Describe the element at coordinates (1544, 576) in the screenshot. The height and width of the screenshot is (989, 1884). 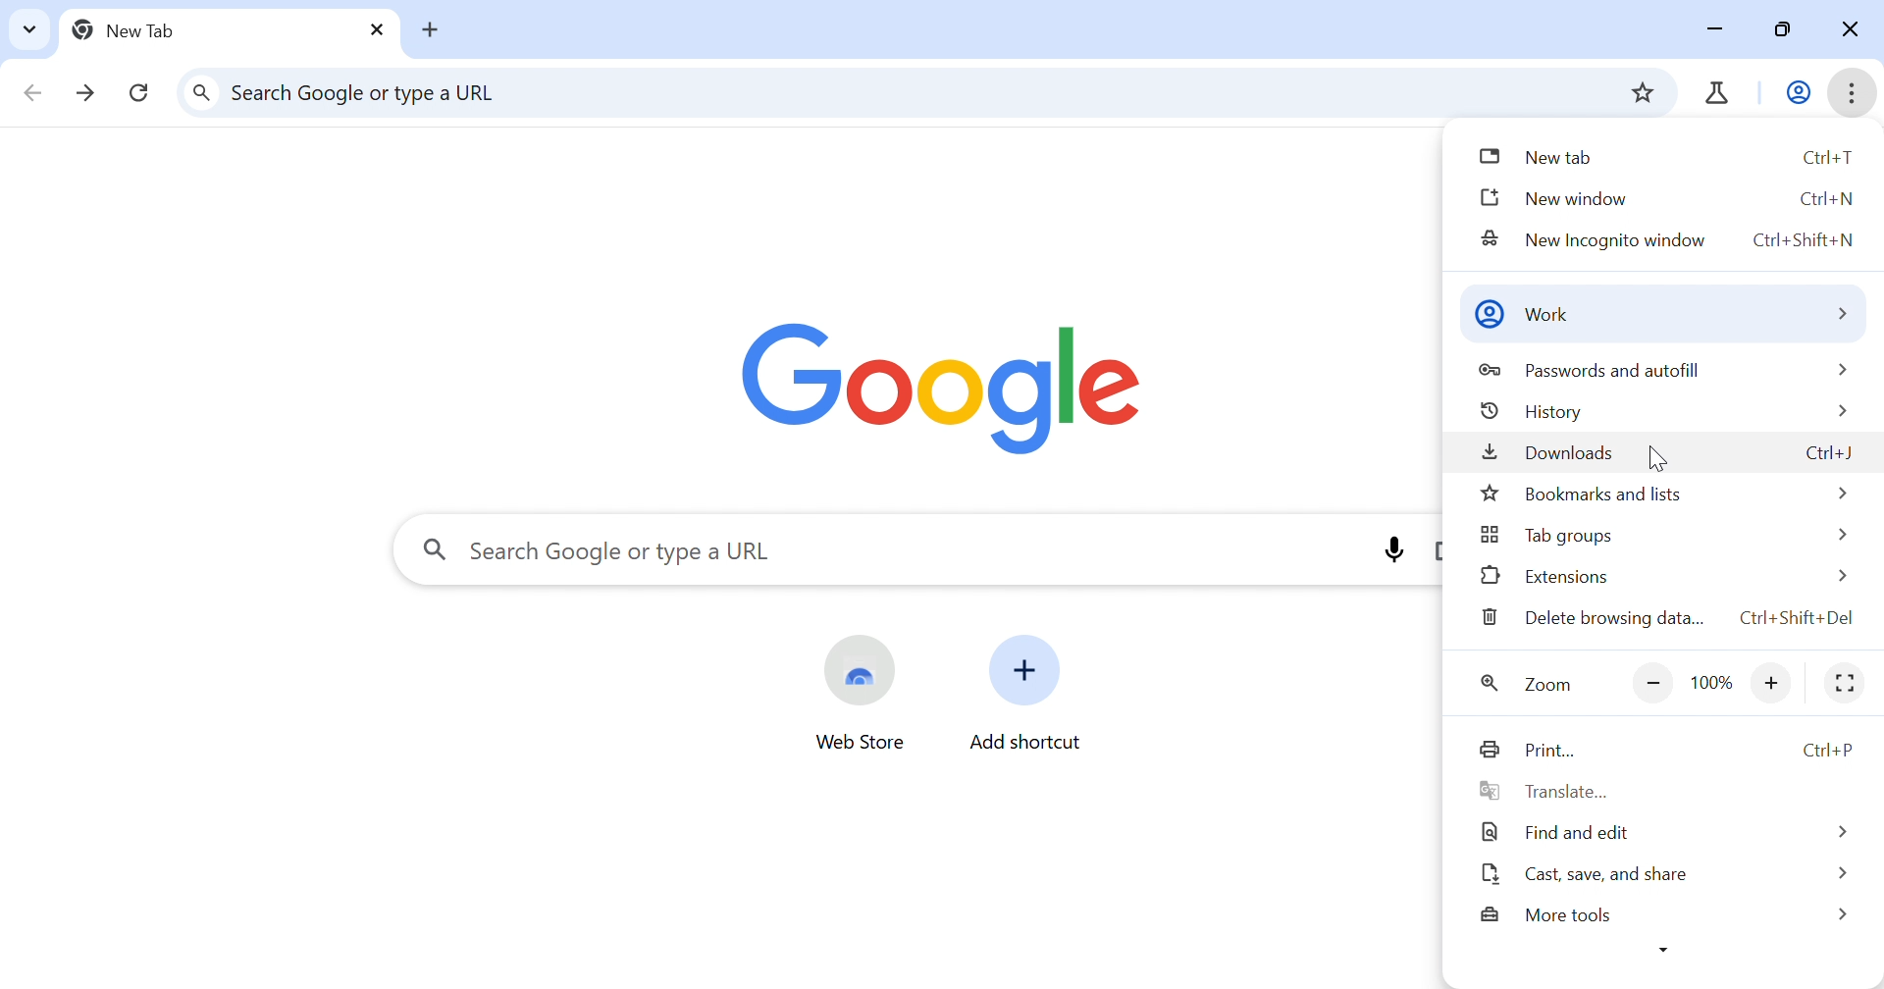
I see `Extensions` at that location.